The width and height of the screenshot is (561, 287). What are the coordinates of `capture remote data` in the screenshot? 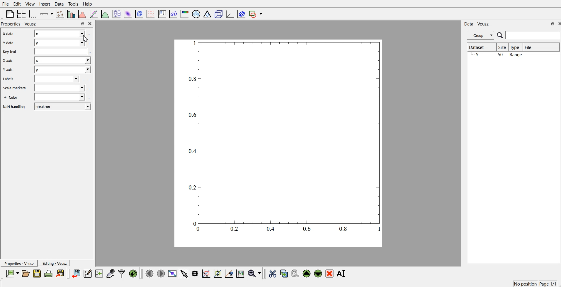 It's located at (110, 274).